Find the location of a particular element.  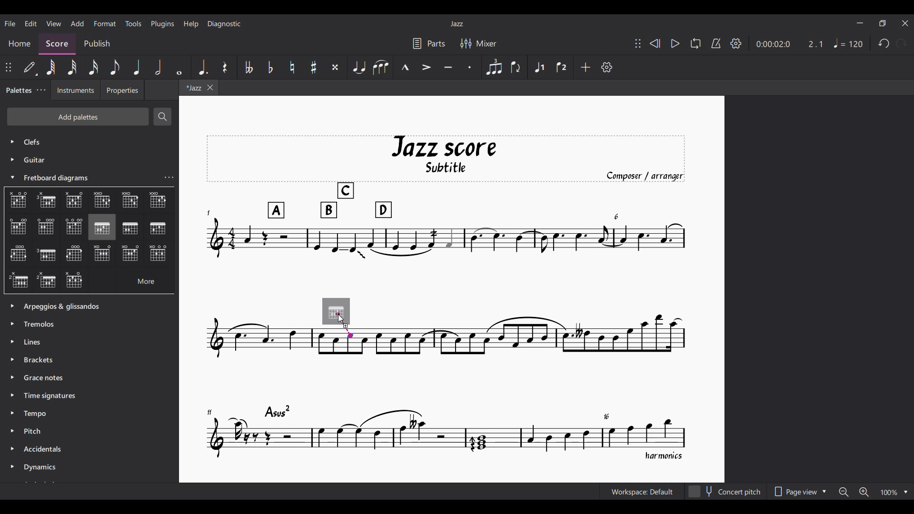

Rest is located at coordinates (225, 67).